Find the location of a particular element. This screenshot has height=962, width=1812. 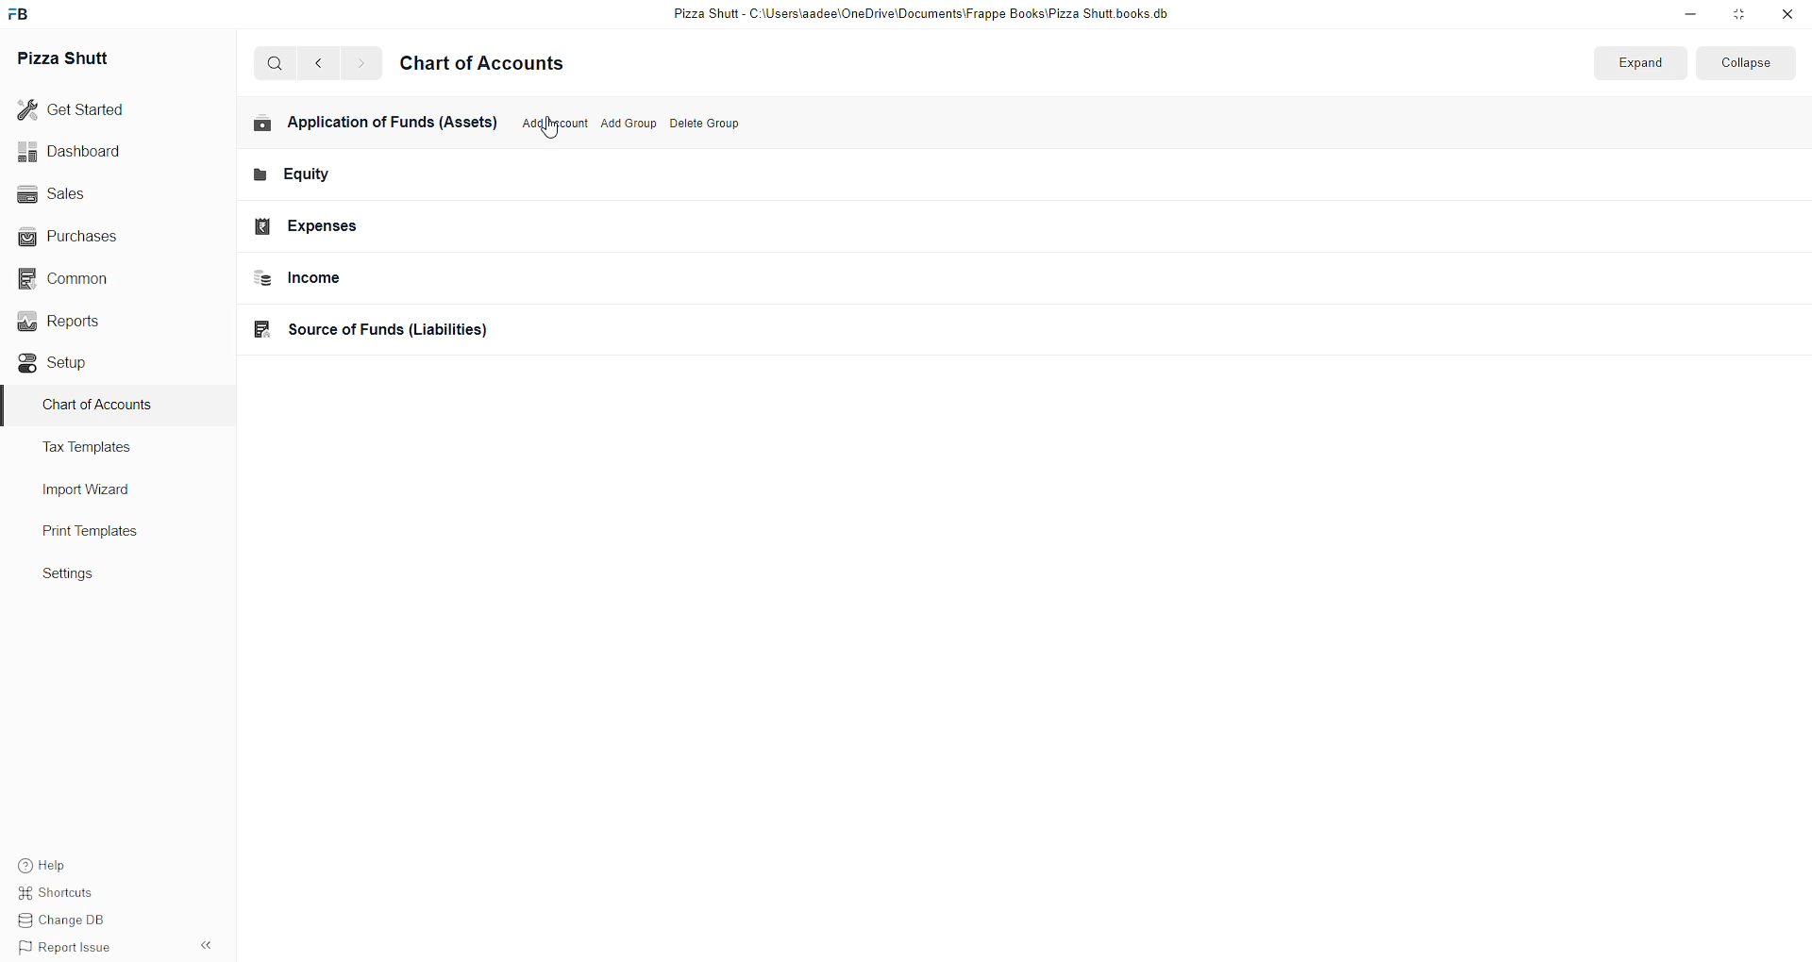

go back  is located at coordinates (323, 63).